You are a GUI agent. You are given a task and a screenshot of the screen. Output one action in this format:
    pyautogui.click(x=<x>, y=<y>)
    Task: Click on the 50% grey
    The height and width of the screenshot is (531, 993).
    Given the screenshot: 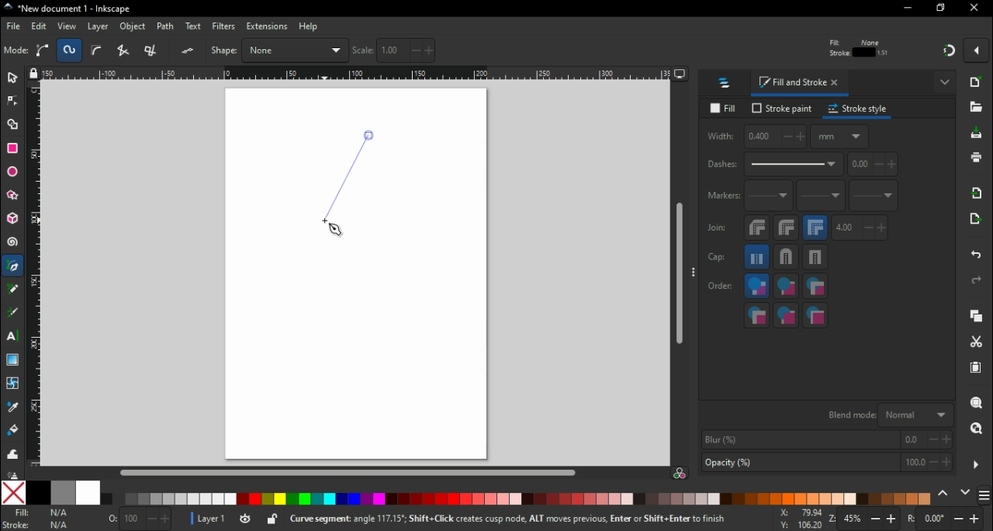 What is the action you would take?
    pyautogui.click(x=62, y=492)
    